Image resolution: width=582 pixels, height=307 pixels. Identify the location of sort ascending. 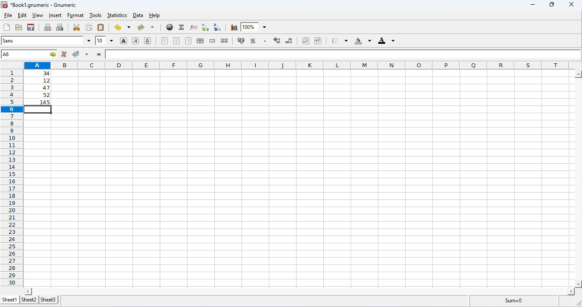
(205, 27).